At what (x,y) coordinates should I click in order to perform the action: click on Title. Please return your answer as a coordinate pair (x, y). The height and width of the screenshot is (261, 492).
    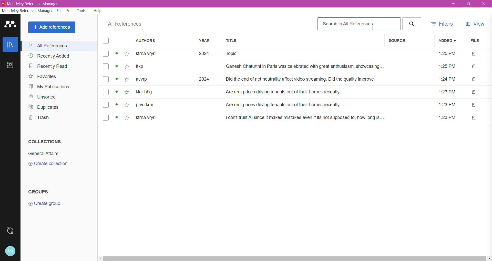
    Looking at the image, I should click on (303, 41).